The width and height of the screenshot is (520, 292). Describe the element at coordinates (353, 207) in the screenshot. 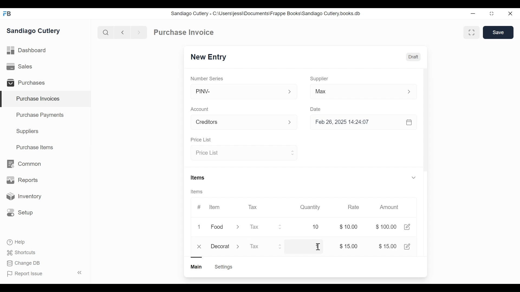

I see `Rate` at that location.